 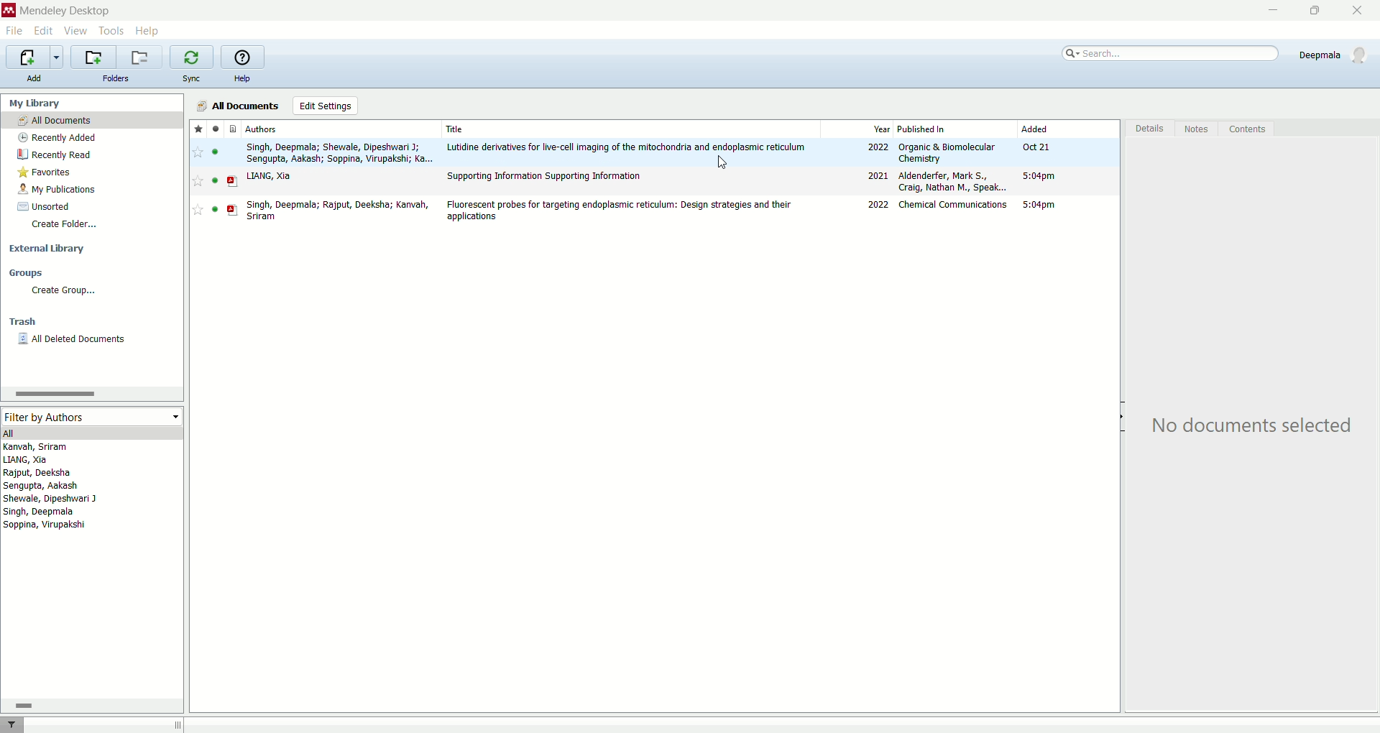 I want to click on horizontal scroll bar, so click(x=91, y=393).